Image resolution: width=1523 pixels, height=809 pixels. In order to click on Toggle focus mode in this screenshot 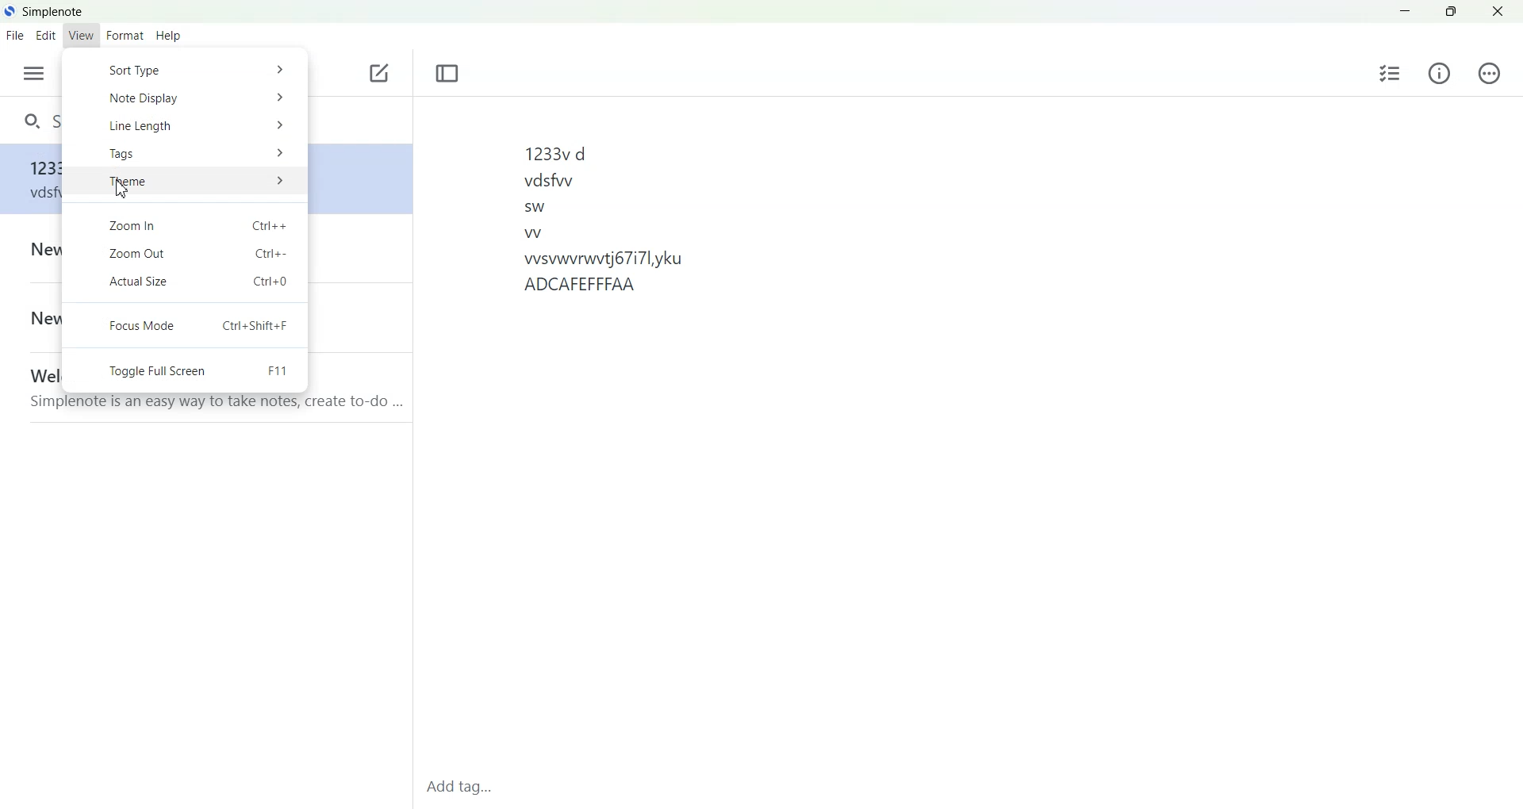, I will do `click(447, 74)`.